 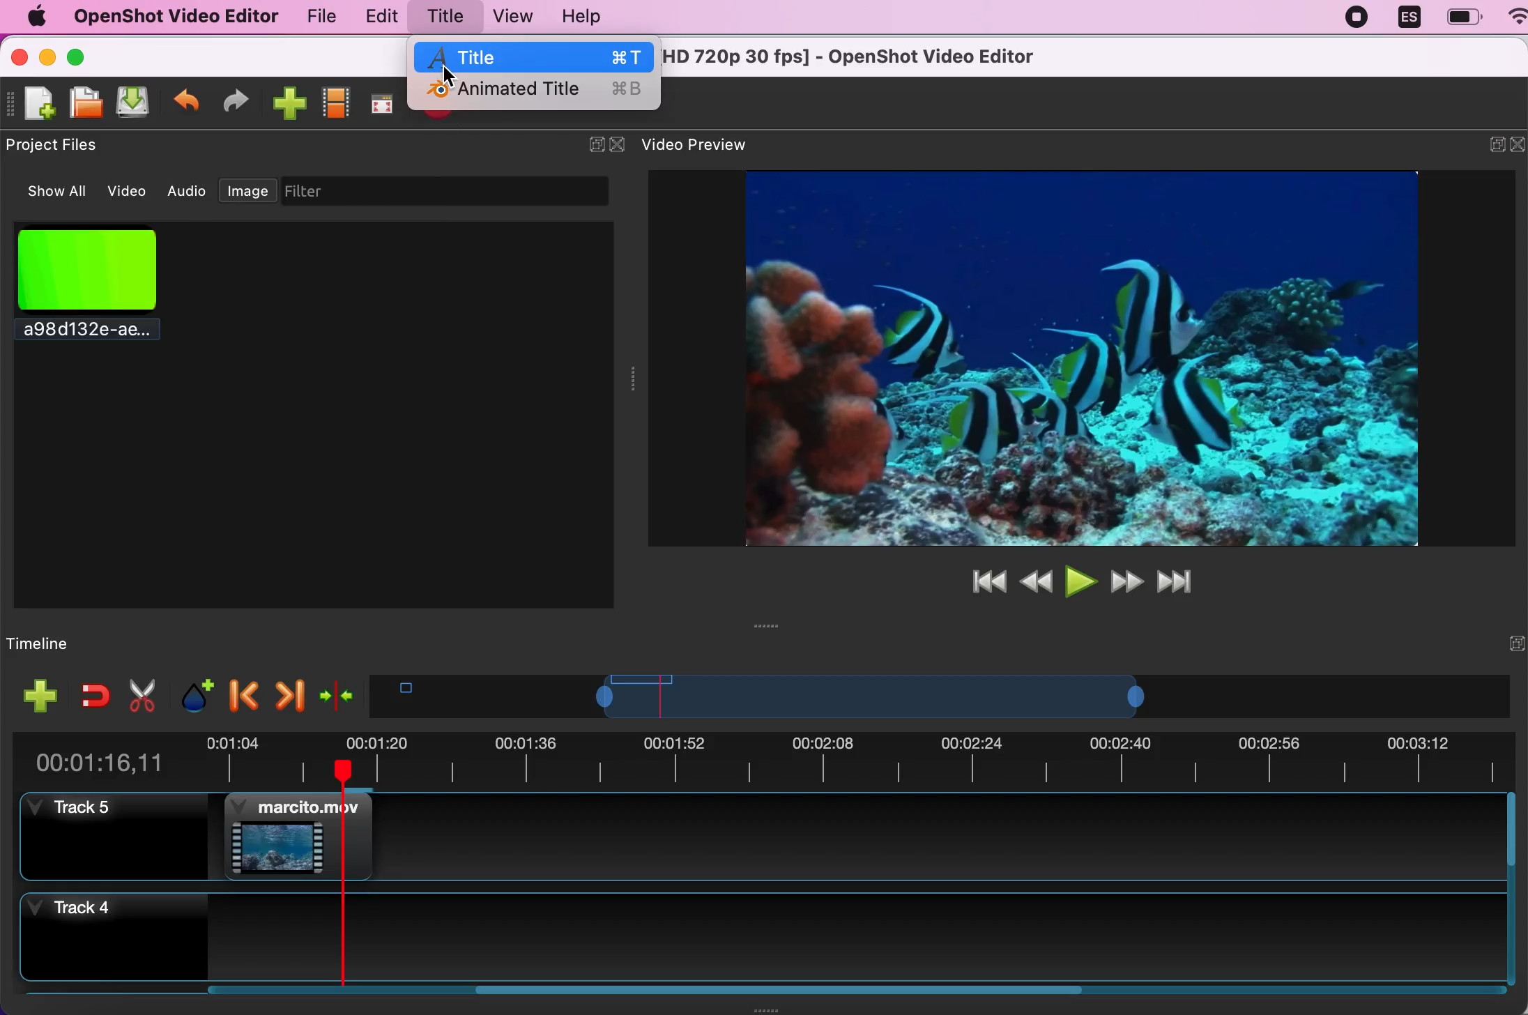 I want to click on close, so click(x=618, y=145).